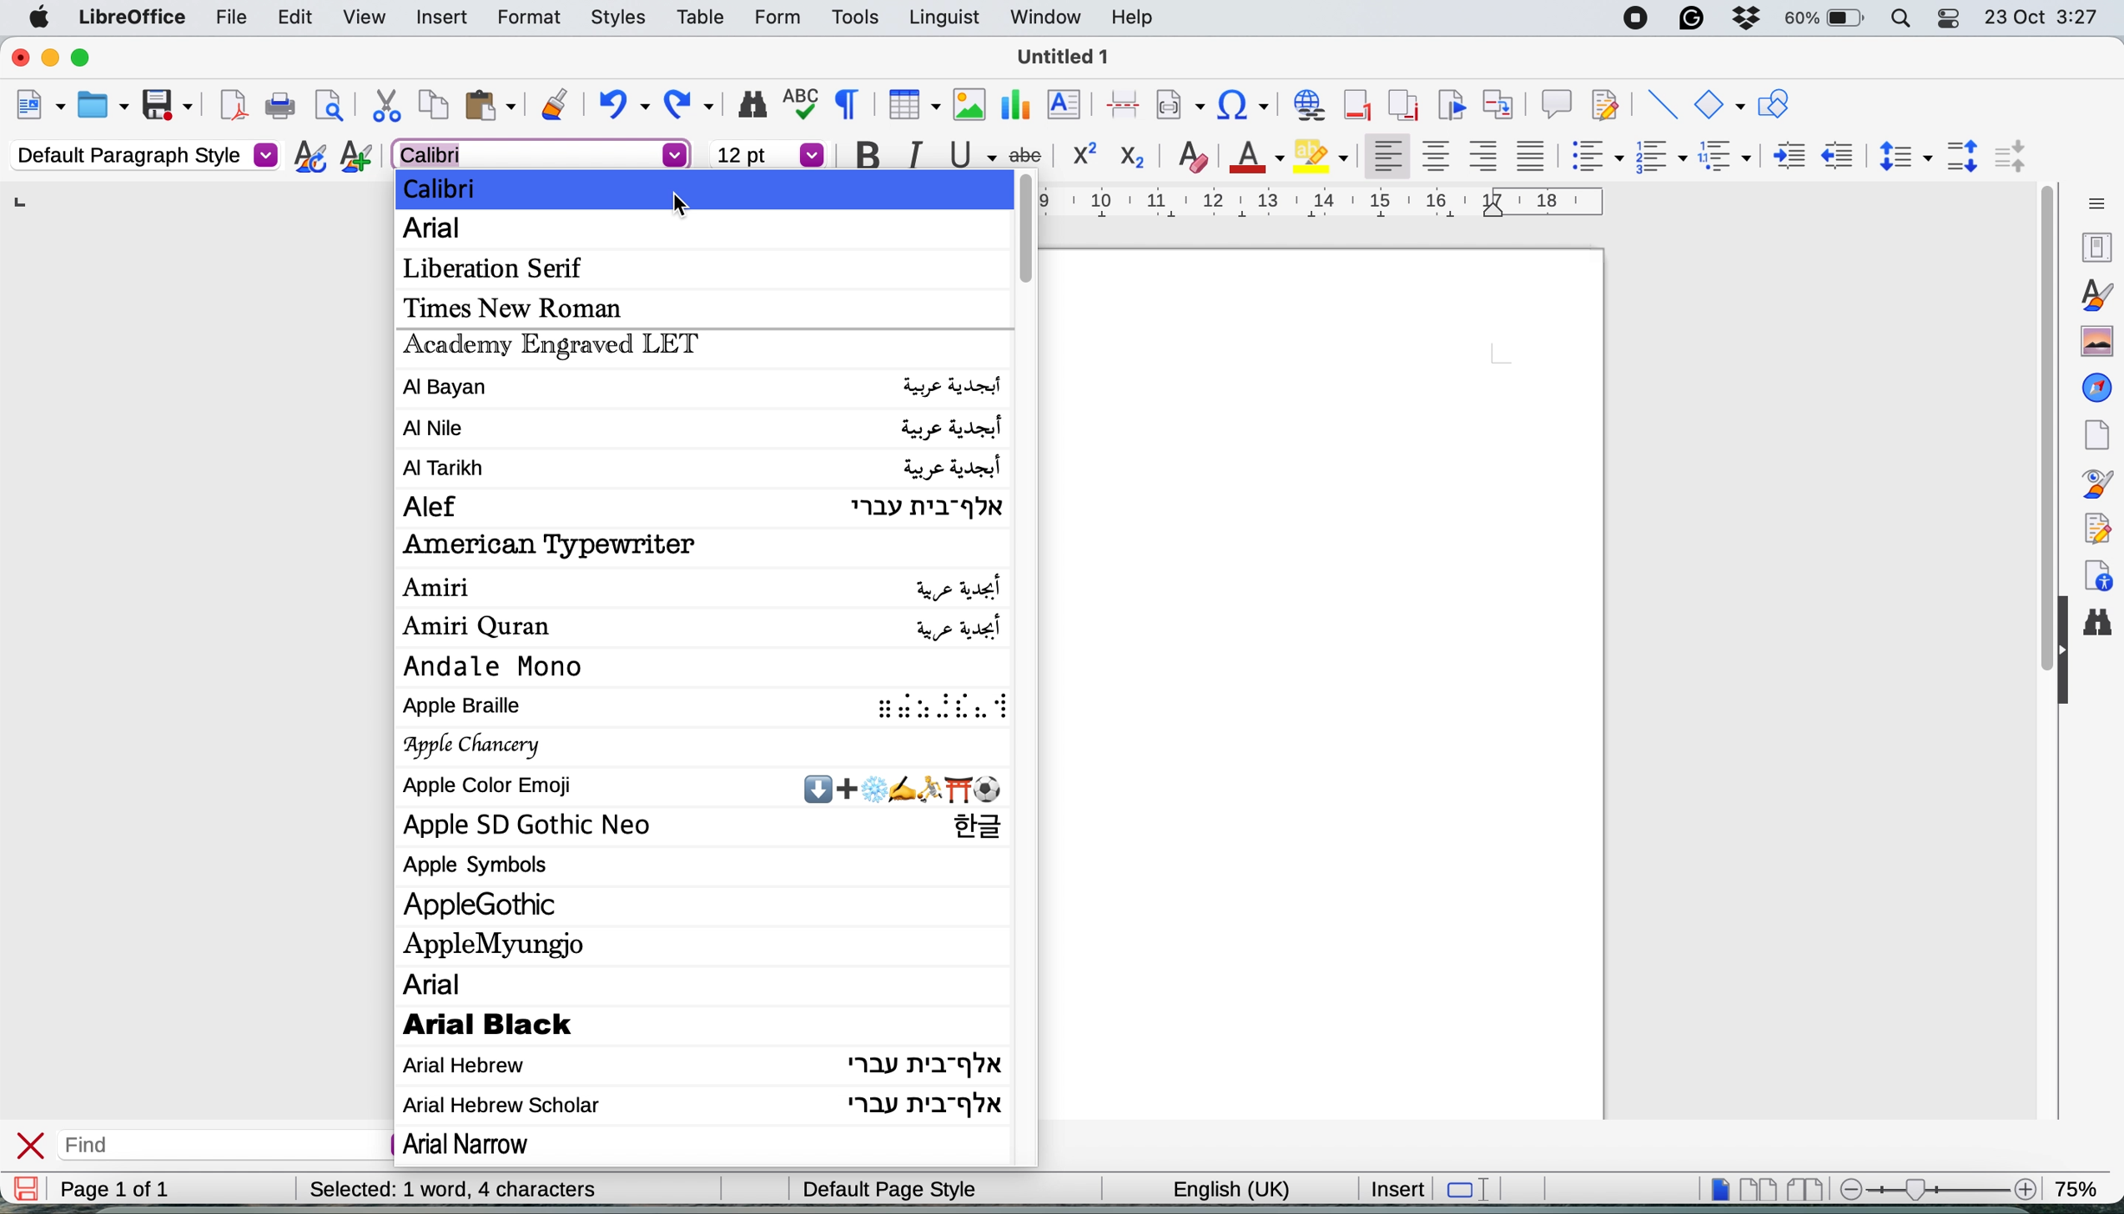 The height and width of the screenshot is (1214, 2124). What do you see at coordinates (885, 1189) in the screenshot?
I see `default page style` at bounding box center [885, 1189].